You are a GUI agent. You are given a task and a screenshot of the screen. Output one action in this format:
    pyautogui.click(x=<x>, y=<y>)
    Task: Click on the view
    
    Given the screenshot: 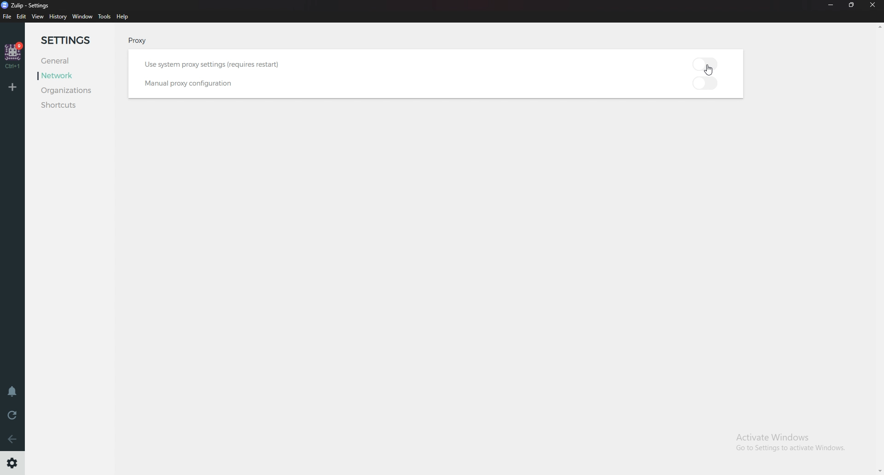 What is the action you would take?
    pyautogui.click(x=38, y=17)
    